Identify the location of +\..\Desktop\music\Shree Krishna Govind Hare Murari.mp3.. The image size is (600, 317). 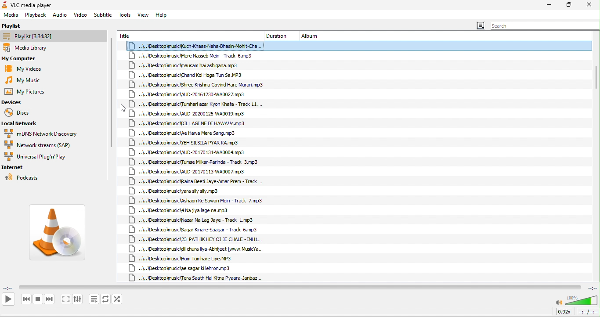
(197, 84).